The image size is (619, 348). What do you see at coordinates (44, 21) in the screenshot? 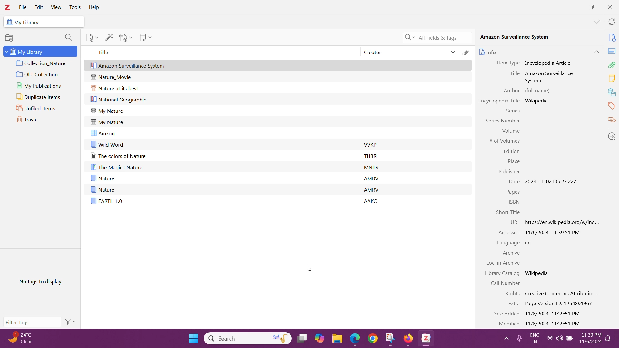
I see `My Library` at bounding box center [44, 21].